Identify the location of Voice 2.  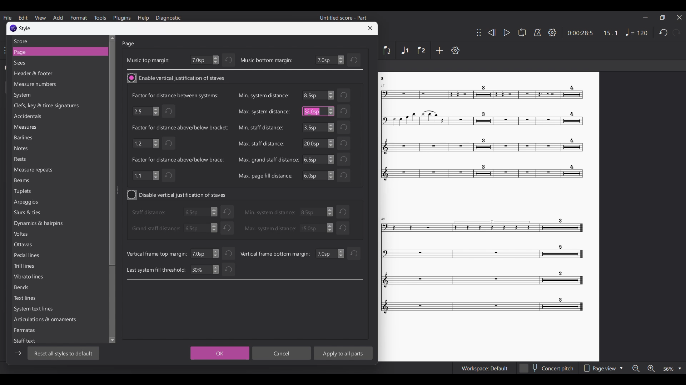
(422, 50).